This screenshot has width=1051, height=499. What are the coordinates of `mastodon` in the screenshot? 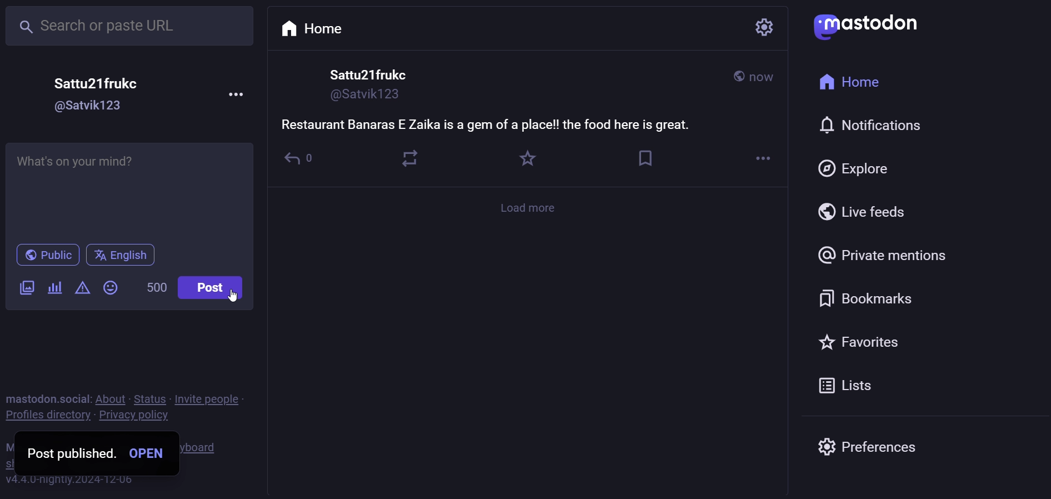 It's located at (868, 25).